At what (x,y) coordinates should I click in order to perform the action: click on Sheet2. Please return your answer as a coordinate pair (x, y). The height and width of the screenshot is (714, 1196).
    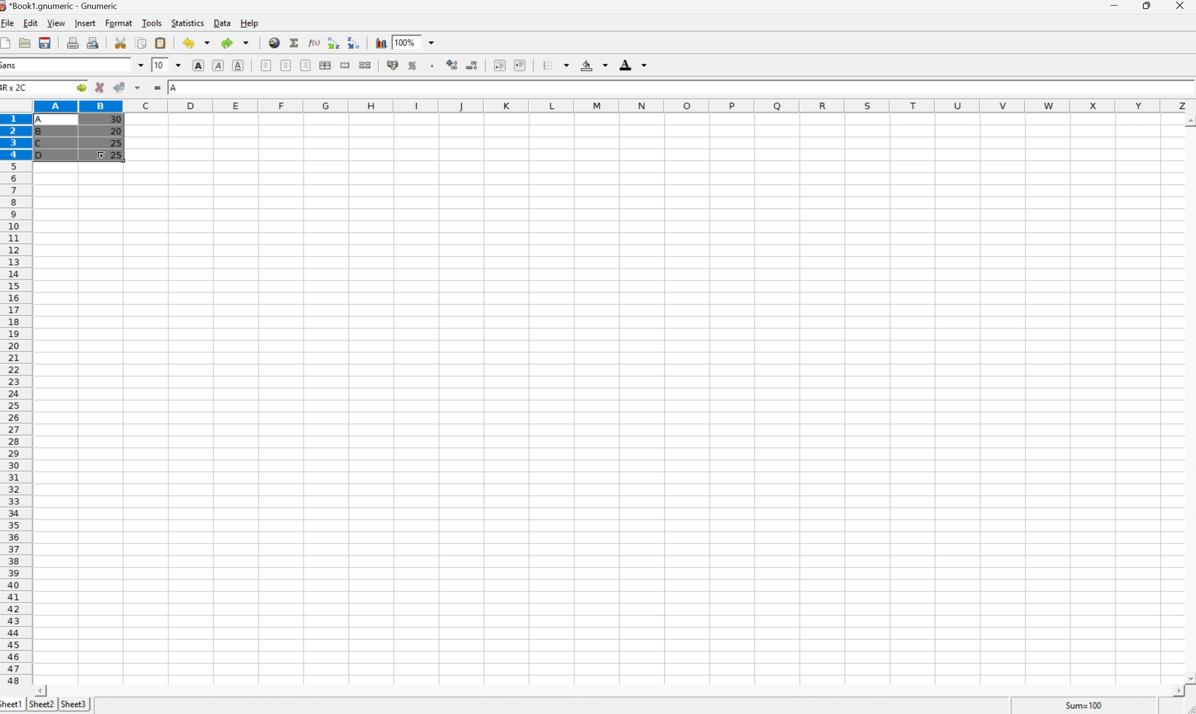
    Looking at the image, I should click on (41, 705).